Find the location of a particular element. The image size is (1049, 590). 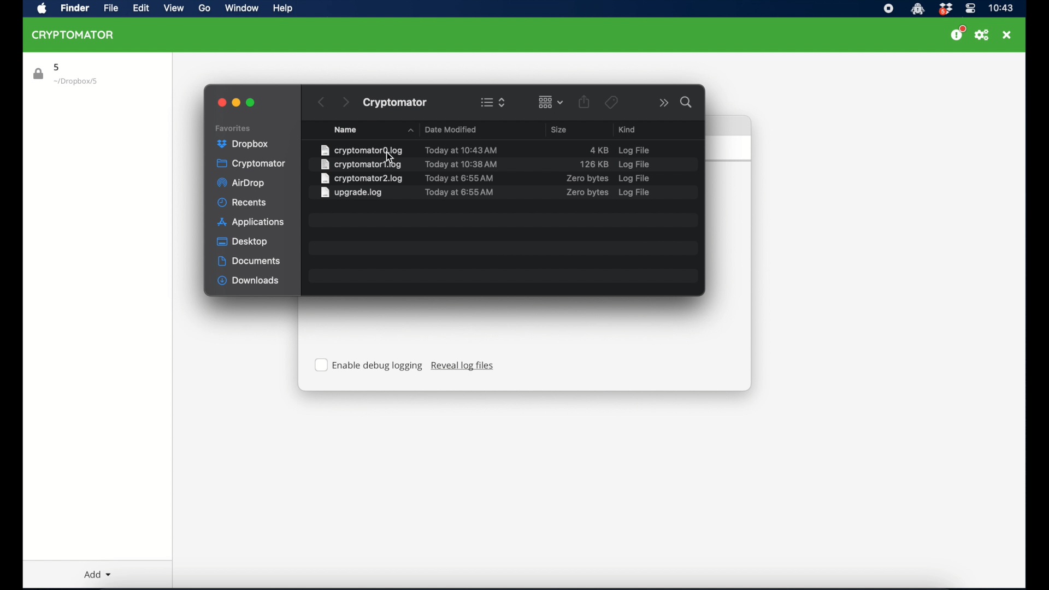

next is located at coordinates (347, 102).